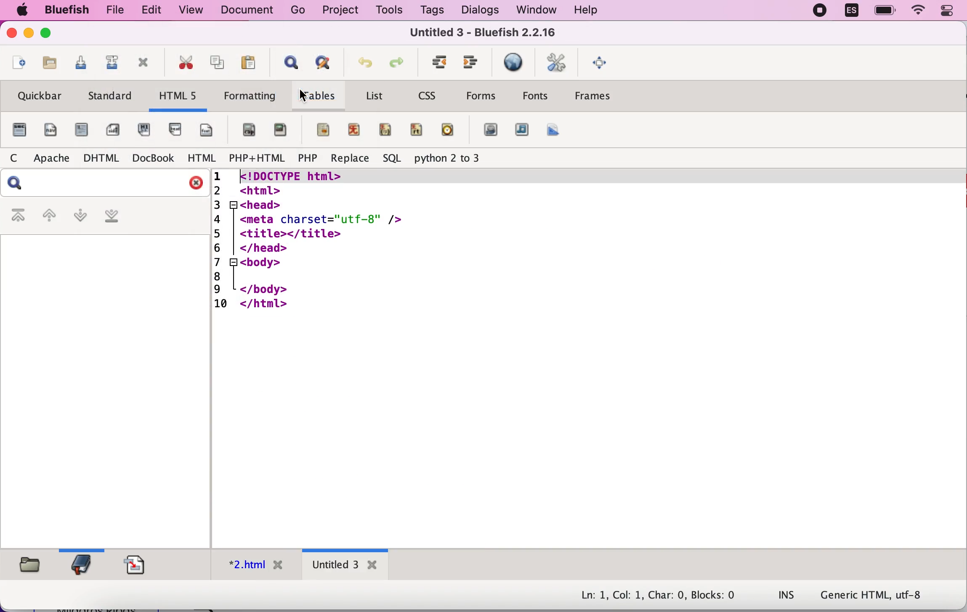  I want to click on dhtml, so click(98, 158).